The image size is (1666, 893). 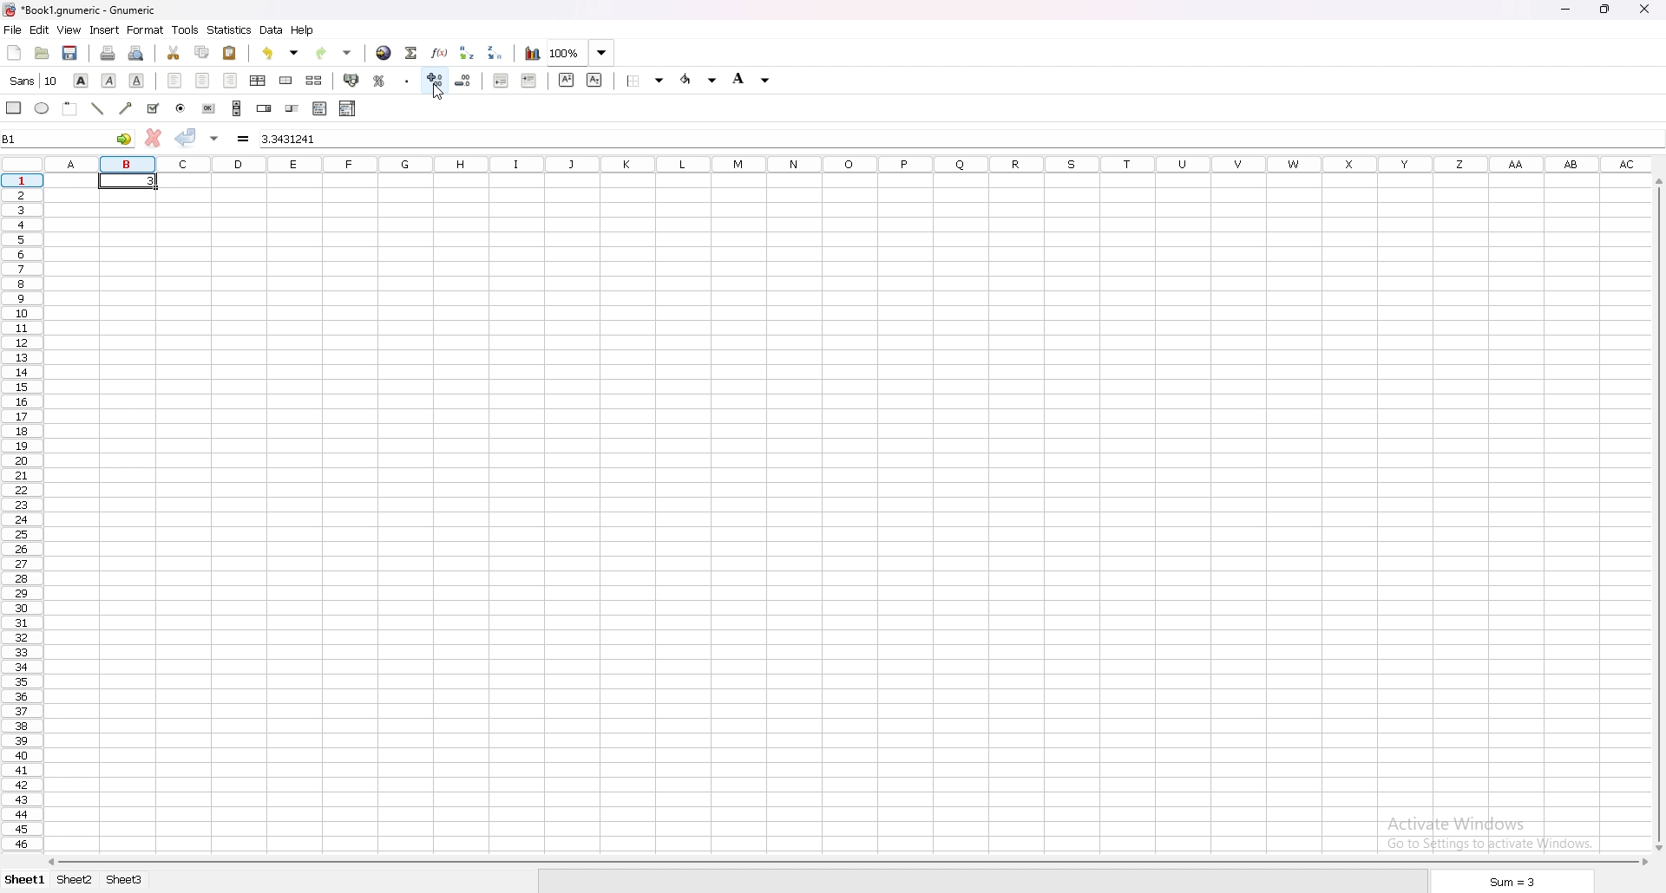 I want to click on rectangle, so click(x=14, y=108).